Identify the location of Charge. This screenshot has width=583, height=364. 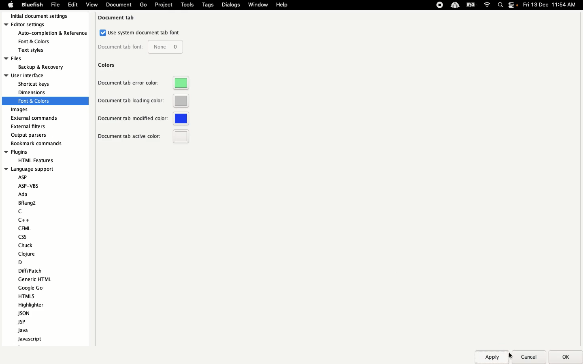
(471, 6).